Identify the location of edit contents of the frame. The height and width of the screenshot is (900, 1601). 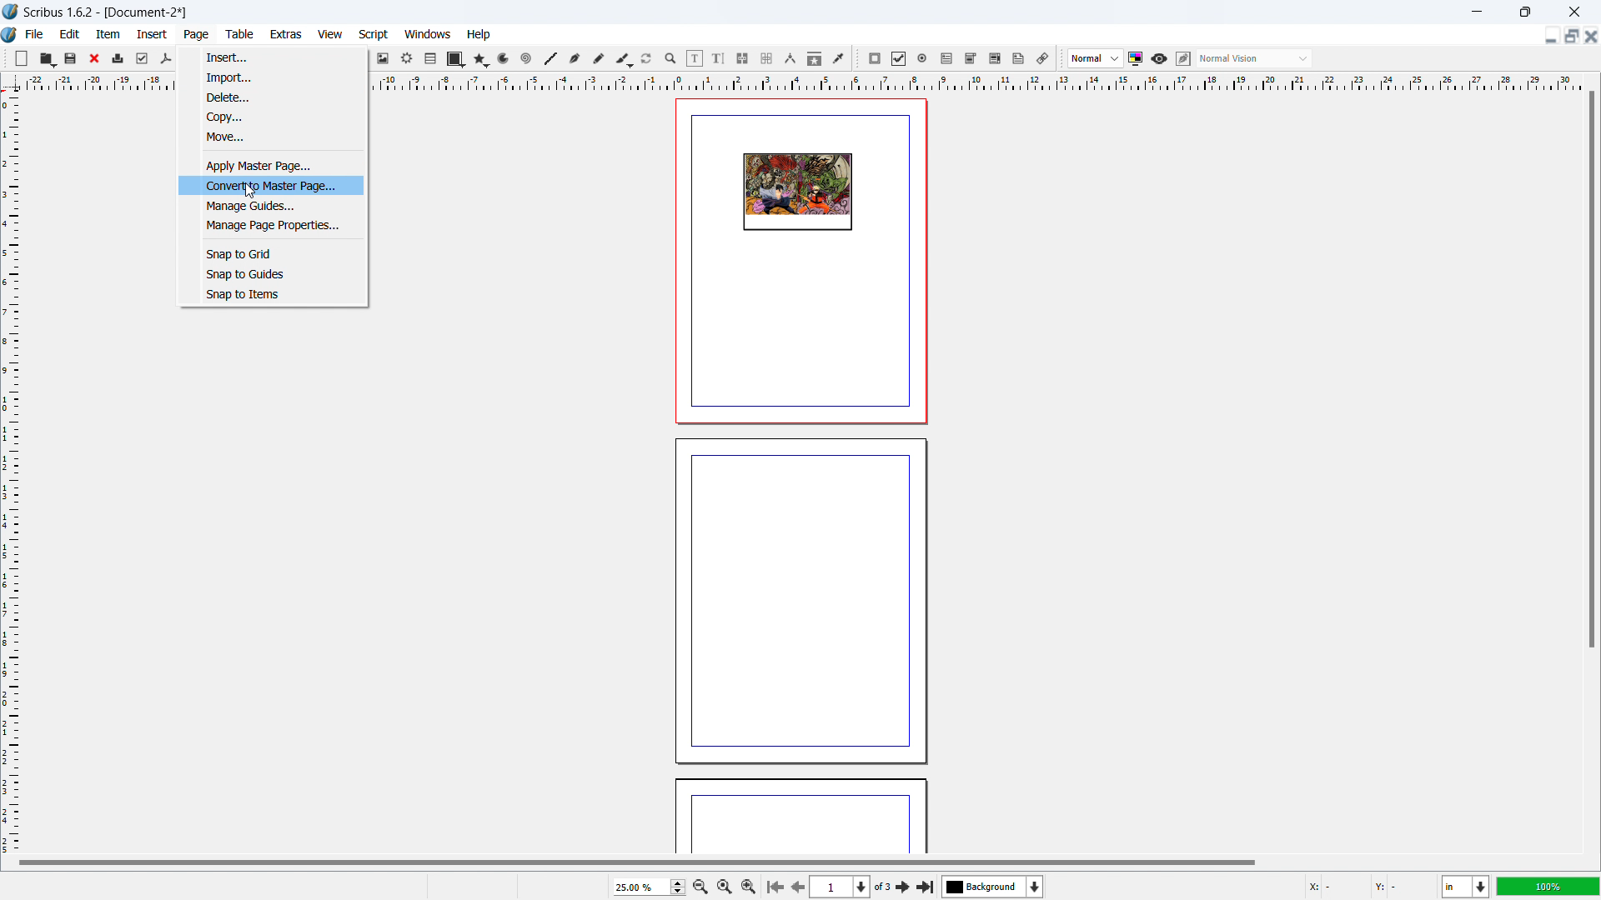
(695, 59).